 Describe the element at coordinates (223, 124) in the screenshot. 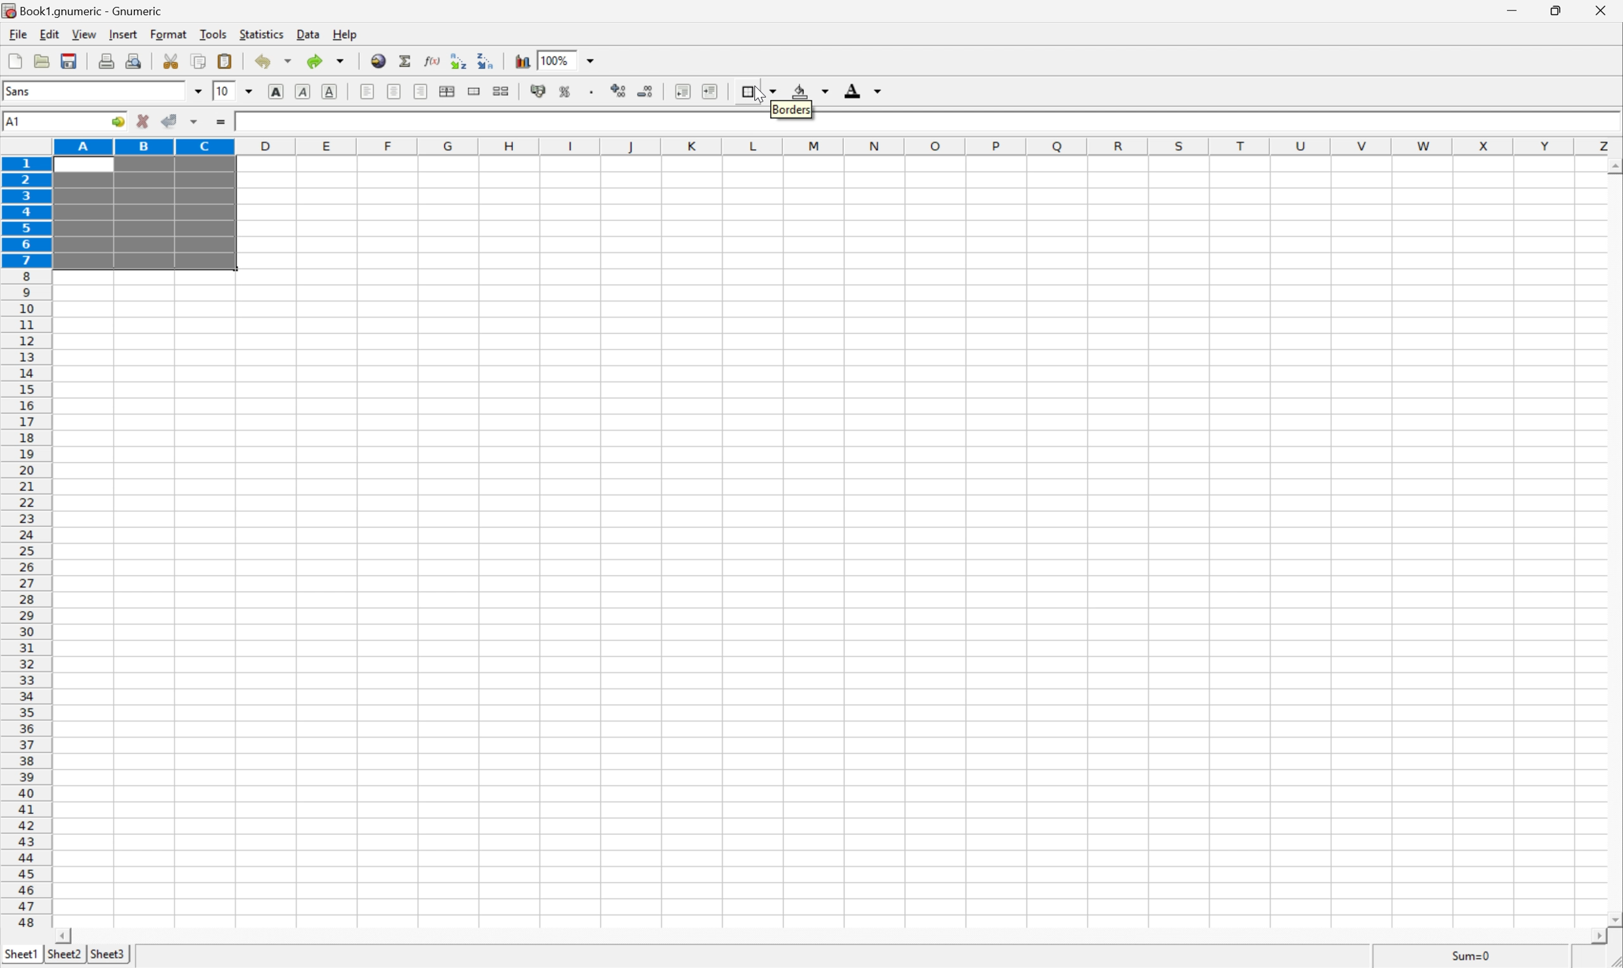

I see `enter formula` at that location.